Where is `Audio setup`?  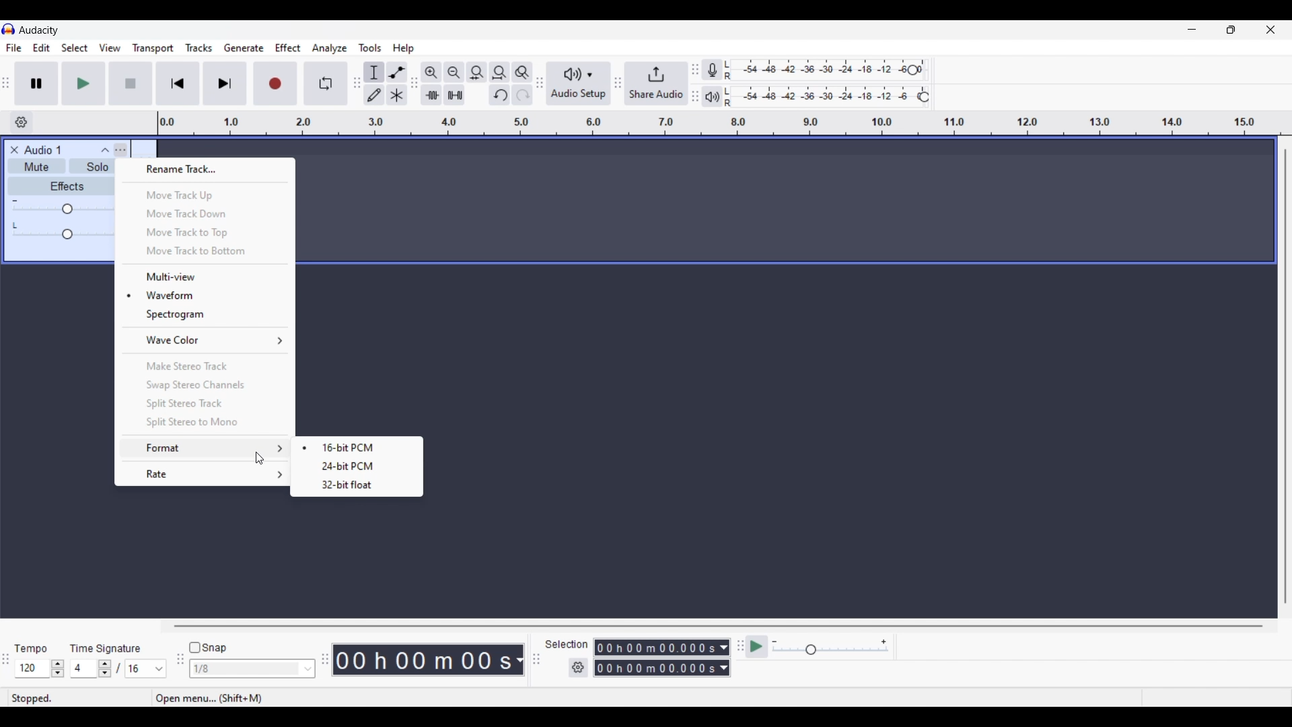 Audio setup is located at coordinates (579, 83).